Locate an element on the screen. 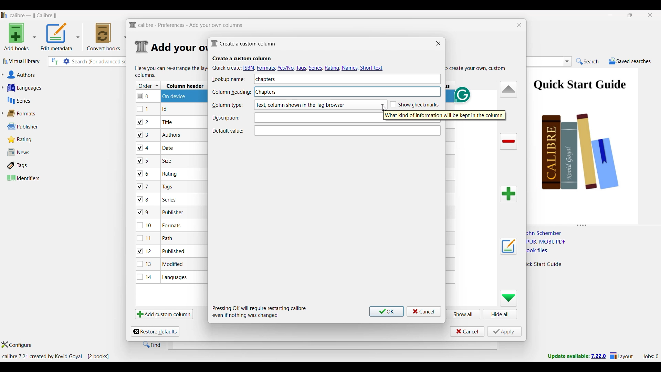 This screenshot has width=661, height=372. Rating is located at coordinates (23, 139).